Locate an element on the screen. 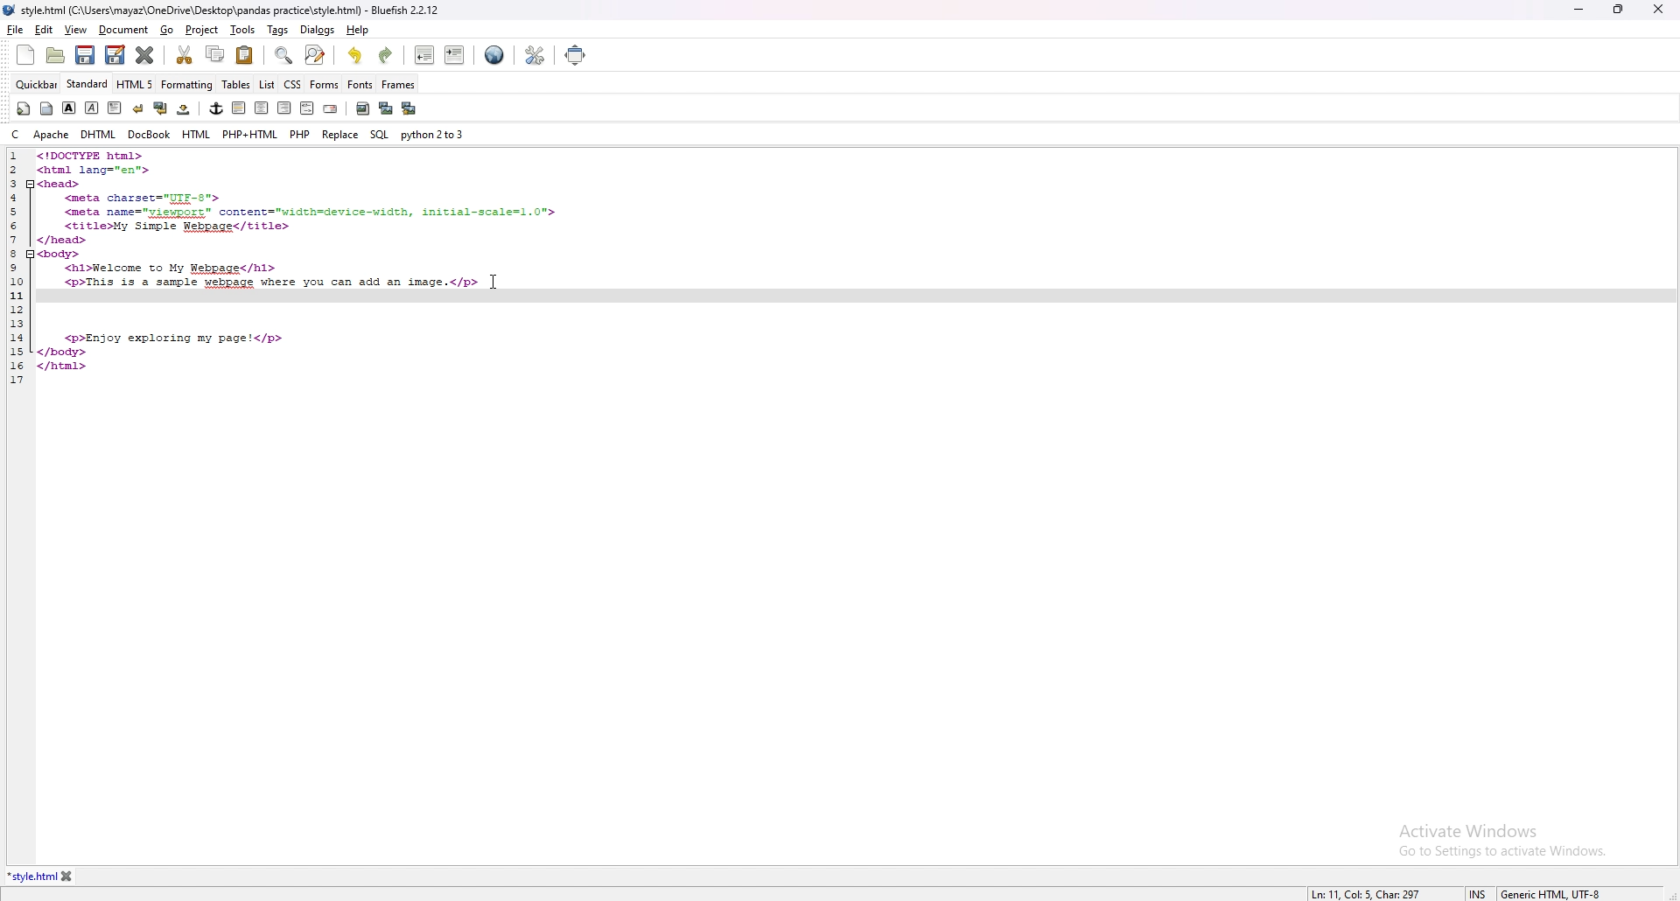  tags is located at coordinates (276, 30).